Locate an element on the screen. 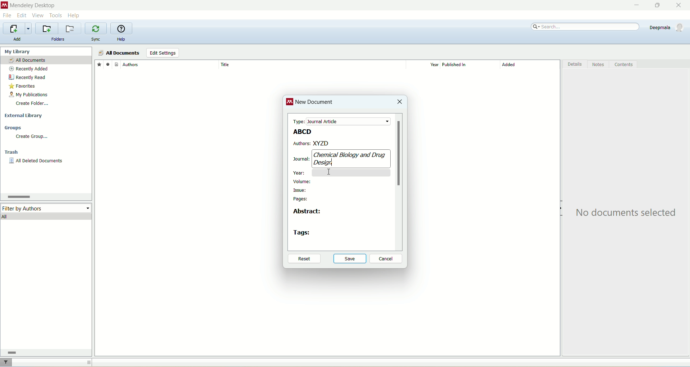 The height and width of the screenshot is (367, 690). add is located at coordinates (17, 39).